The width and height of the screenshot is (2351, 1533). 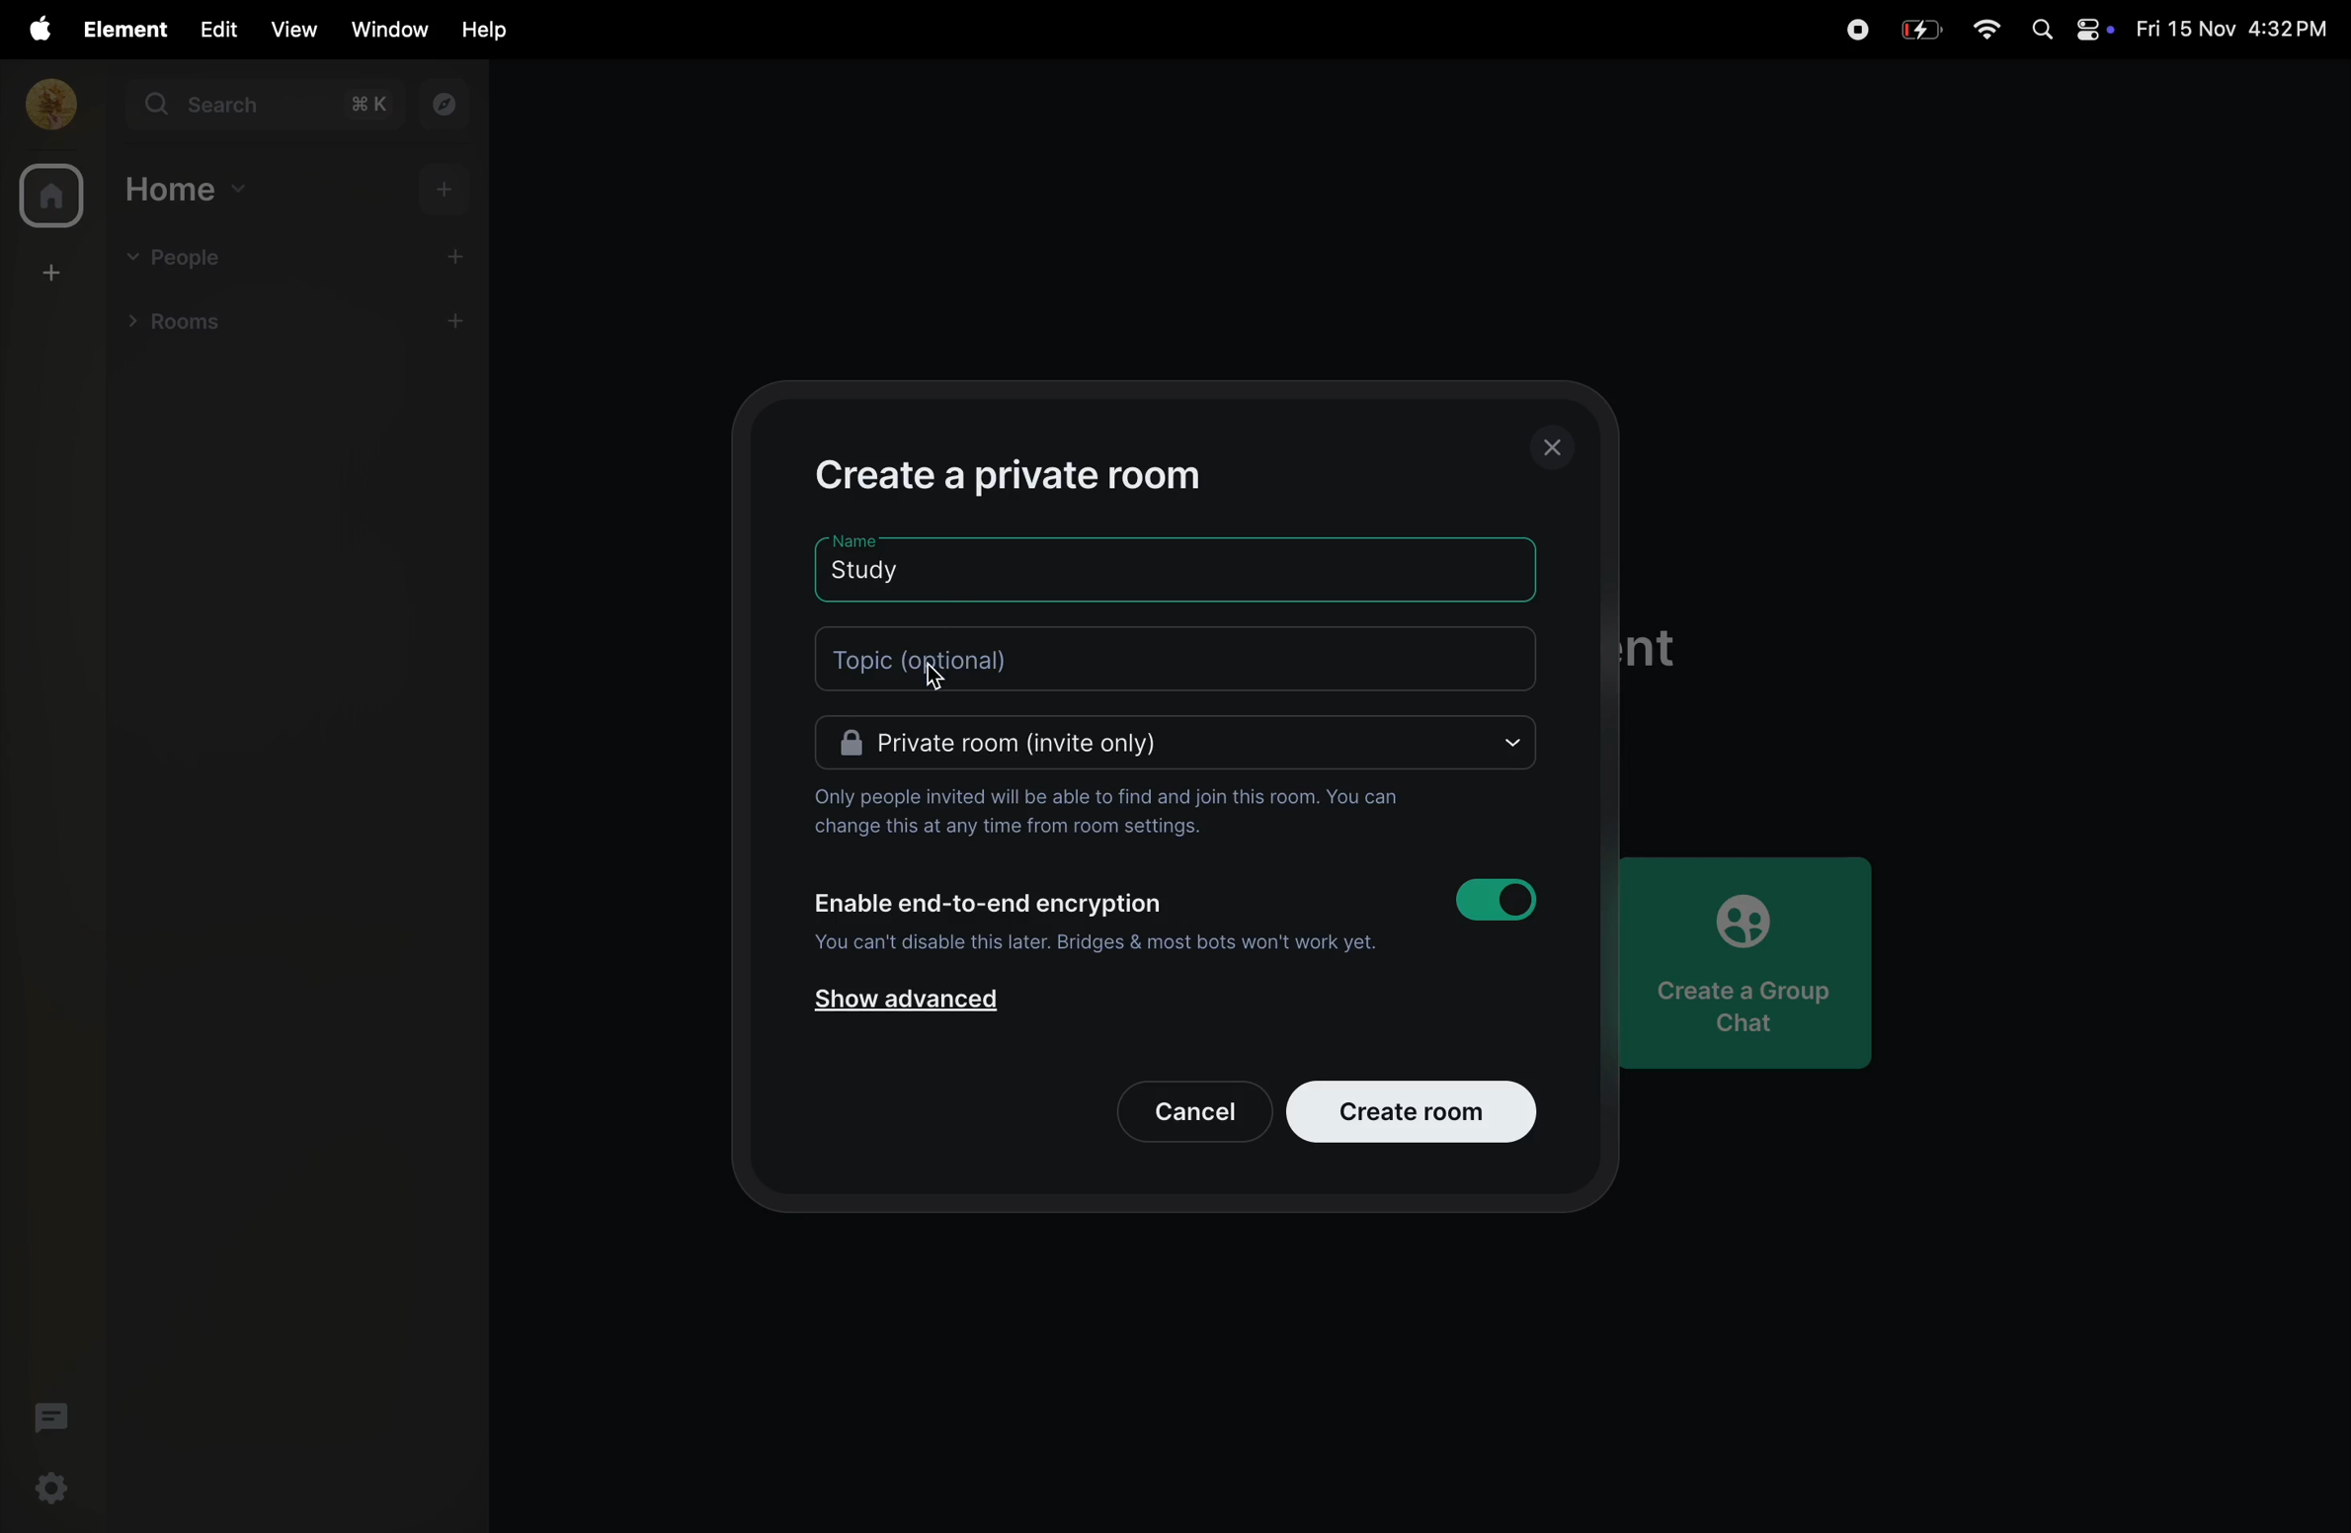 I want to click on battery, so click(x=1922, y=28).